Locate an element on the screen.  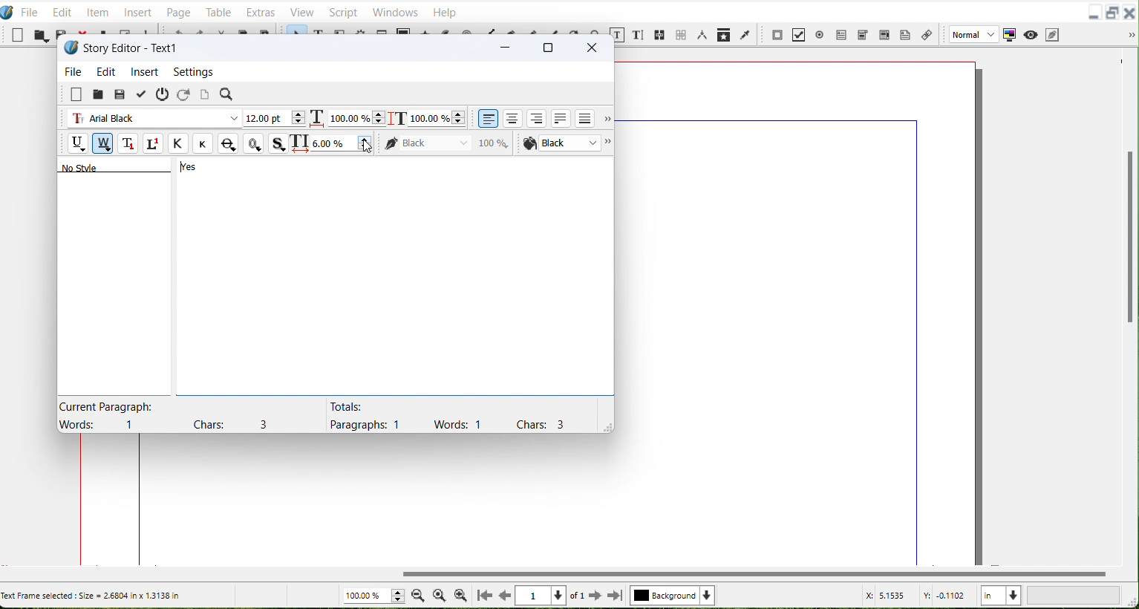
Script is located at coordinates (344, 11).